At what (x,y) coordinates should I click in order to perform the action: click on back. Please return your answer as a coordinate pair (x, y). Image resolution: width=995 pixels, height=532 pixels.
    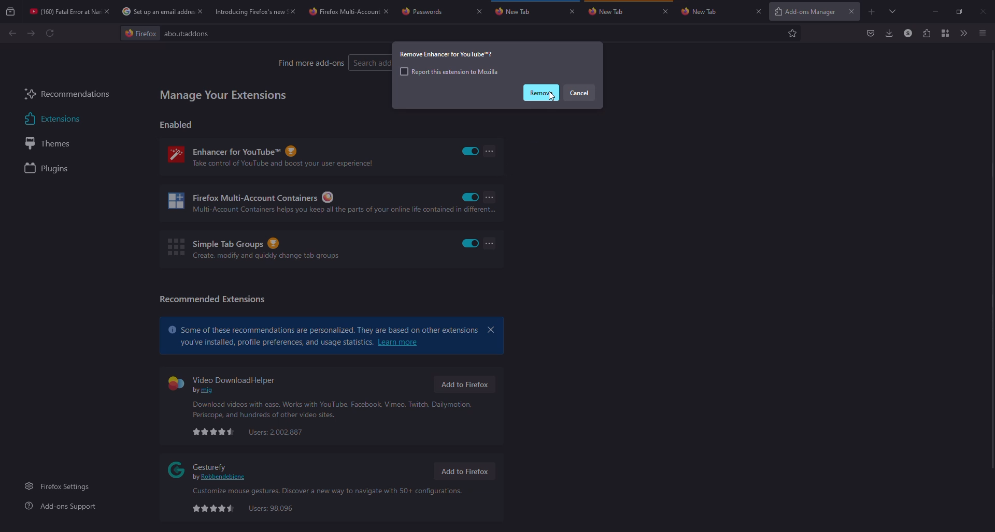
    Looking at the image, I should click on (12, 33).